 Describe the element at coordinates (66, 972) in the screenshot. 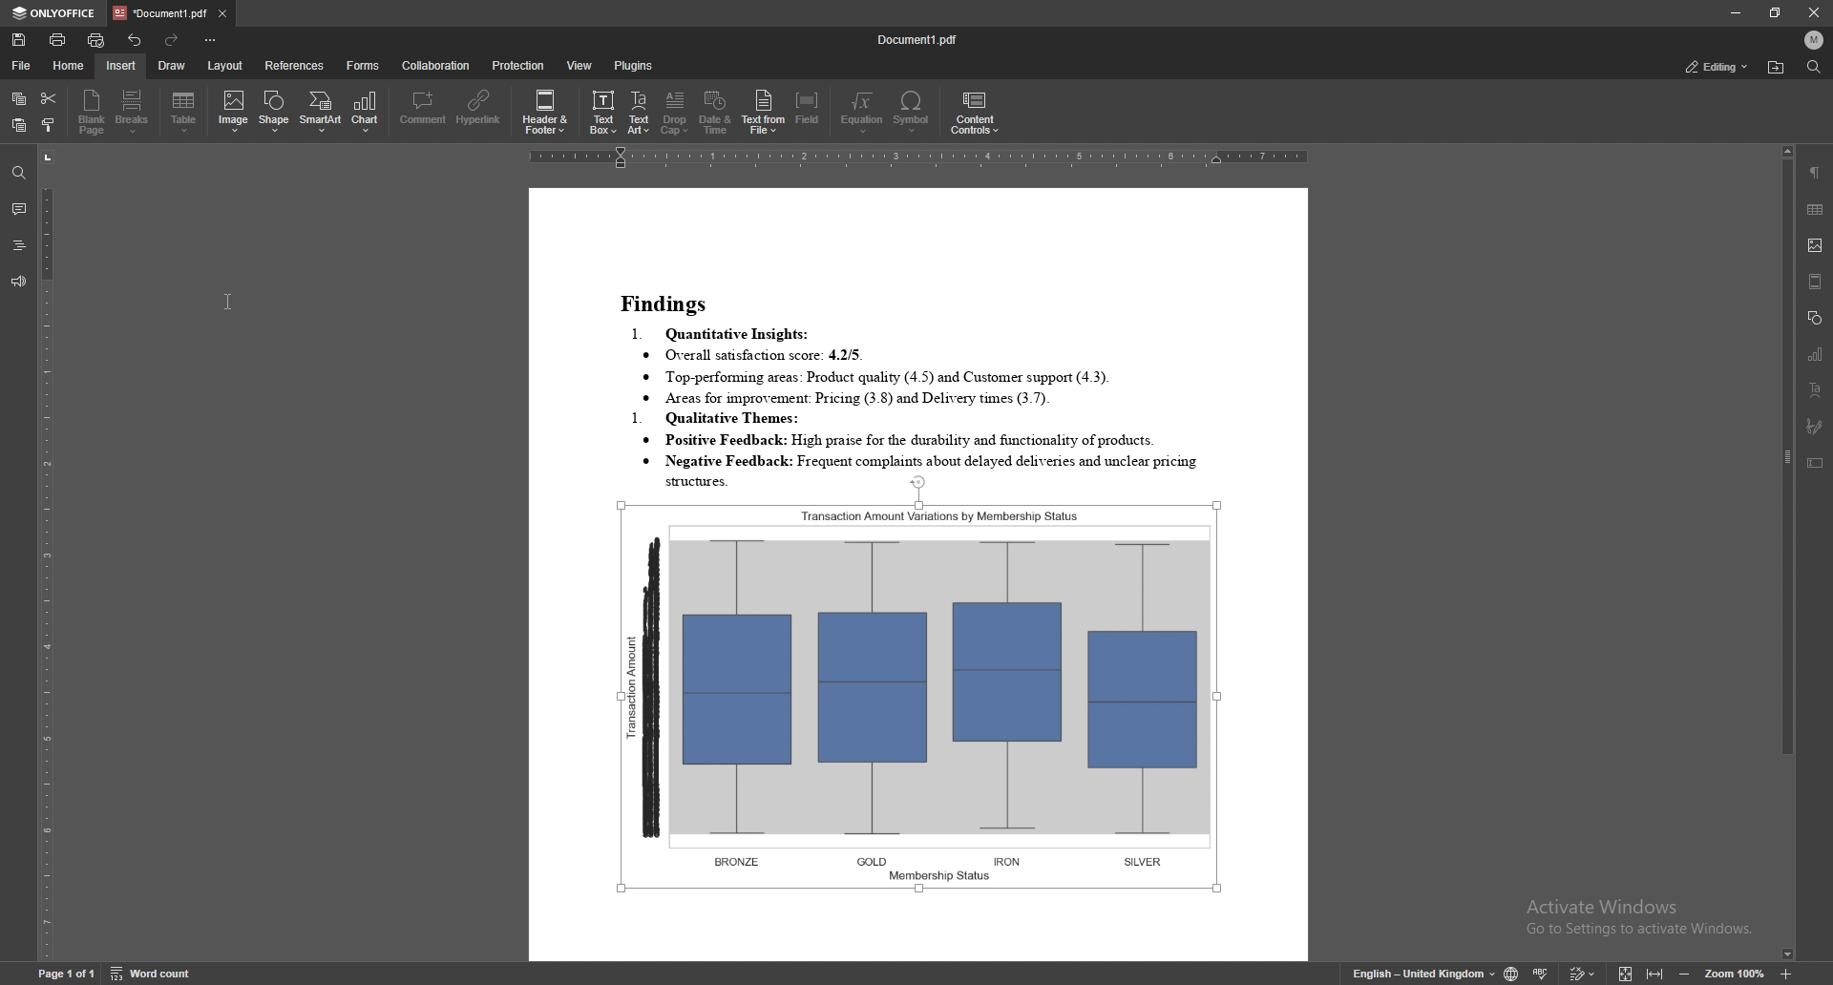

I see `page` at that location.